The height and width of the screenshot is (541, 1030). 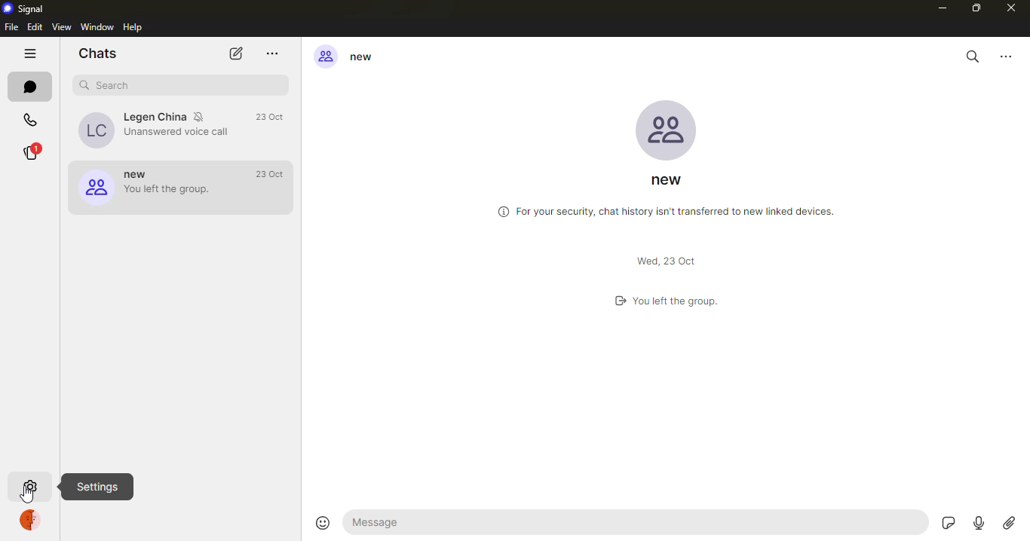 I want to click on attach, so click(x=1010, y=524).